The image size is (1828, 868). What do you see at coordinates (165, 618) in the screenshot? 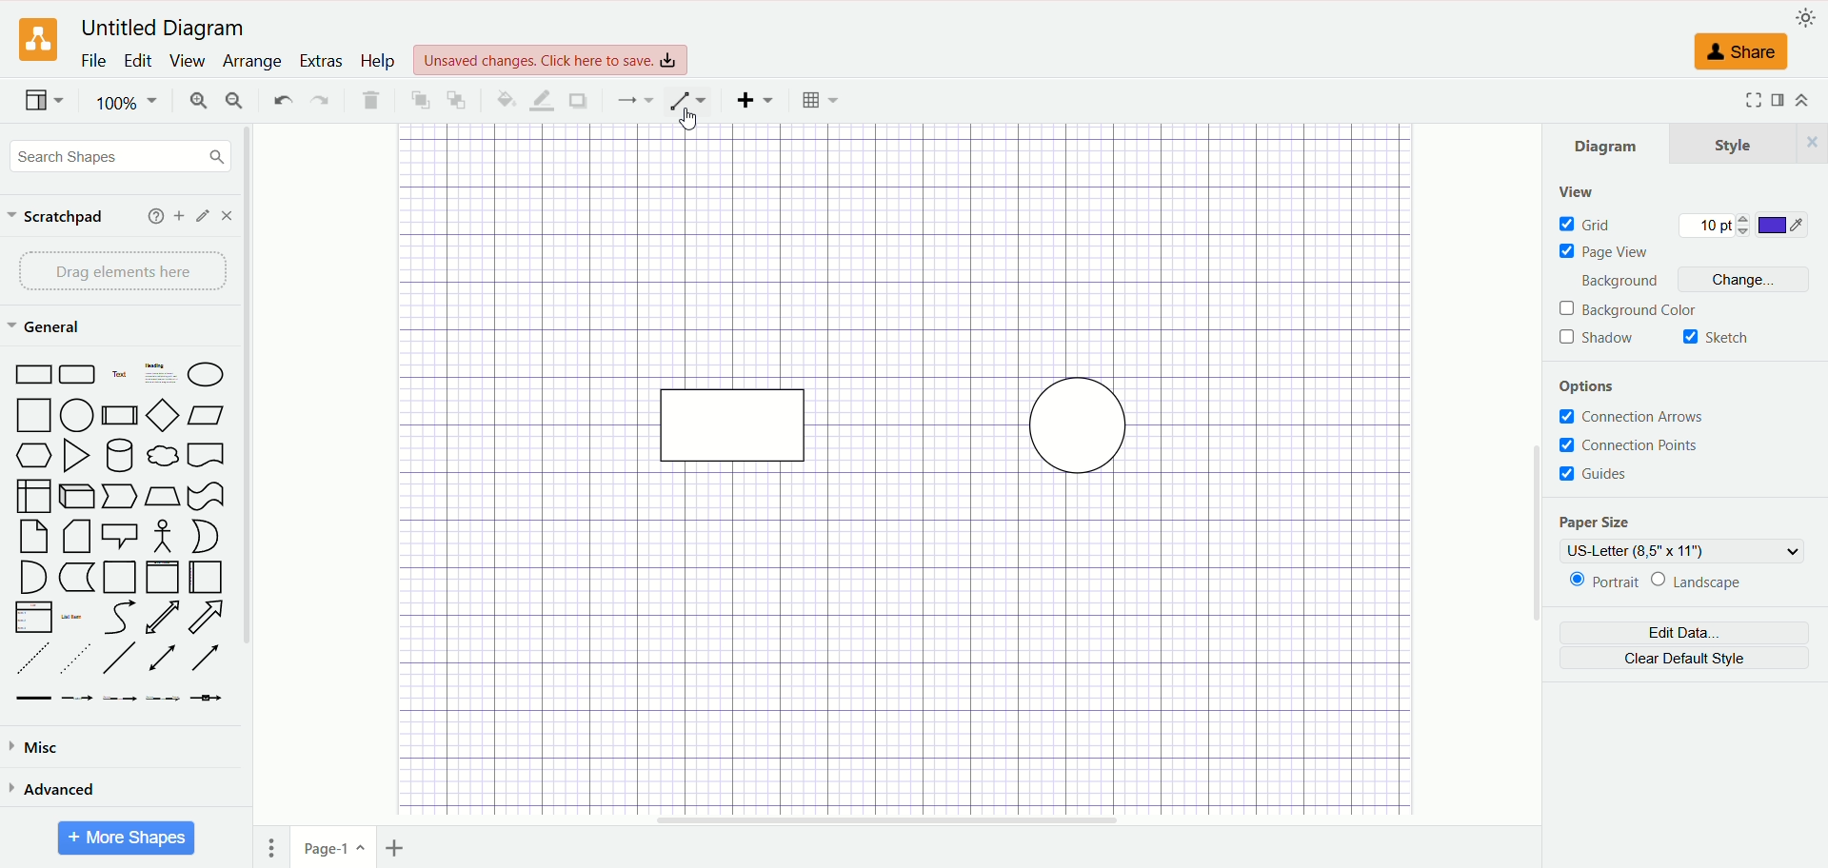
I see `Two way Arrow` at bounding box center [165, 618].